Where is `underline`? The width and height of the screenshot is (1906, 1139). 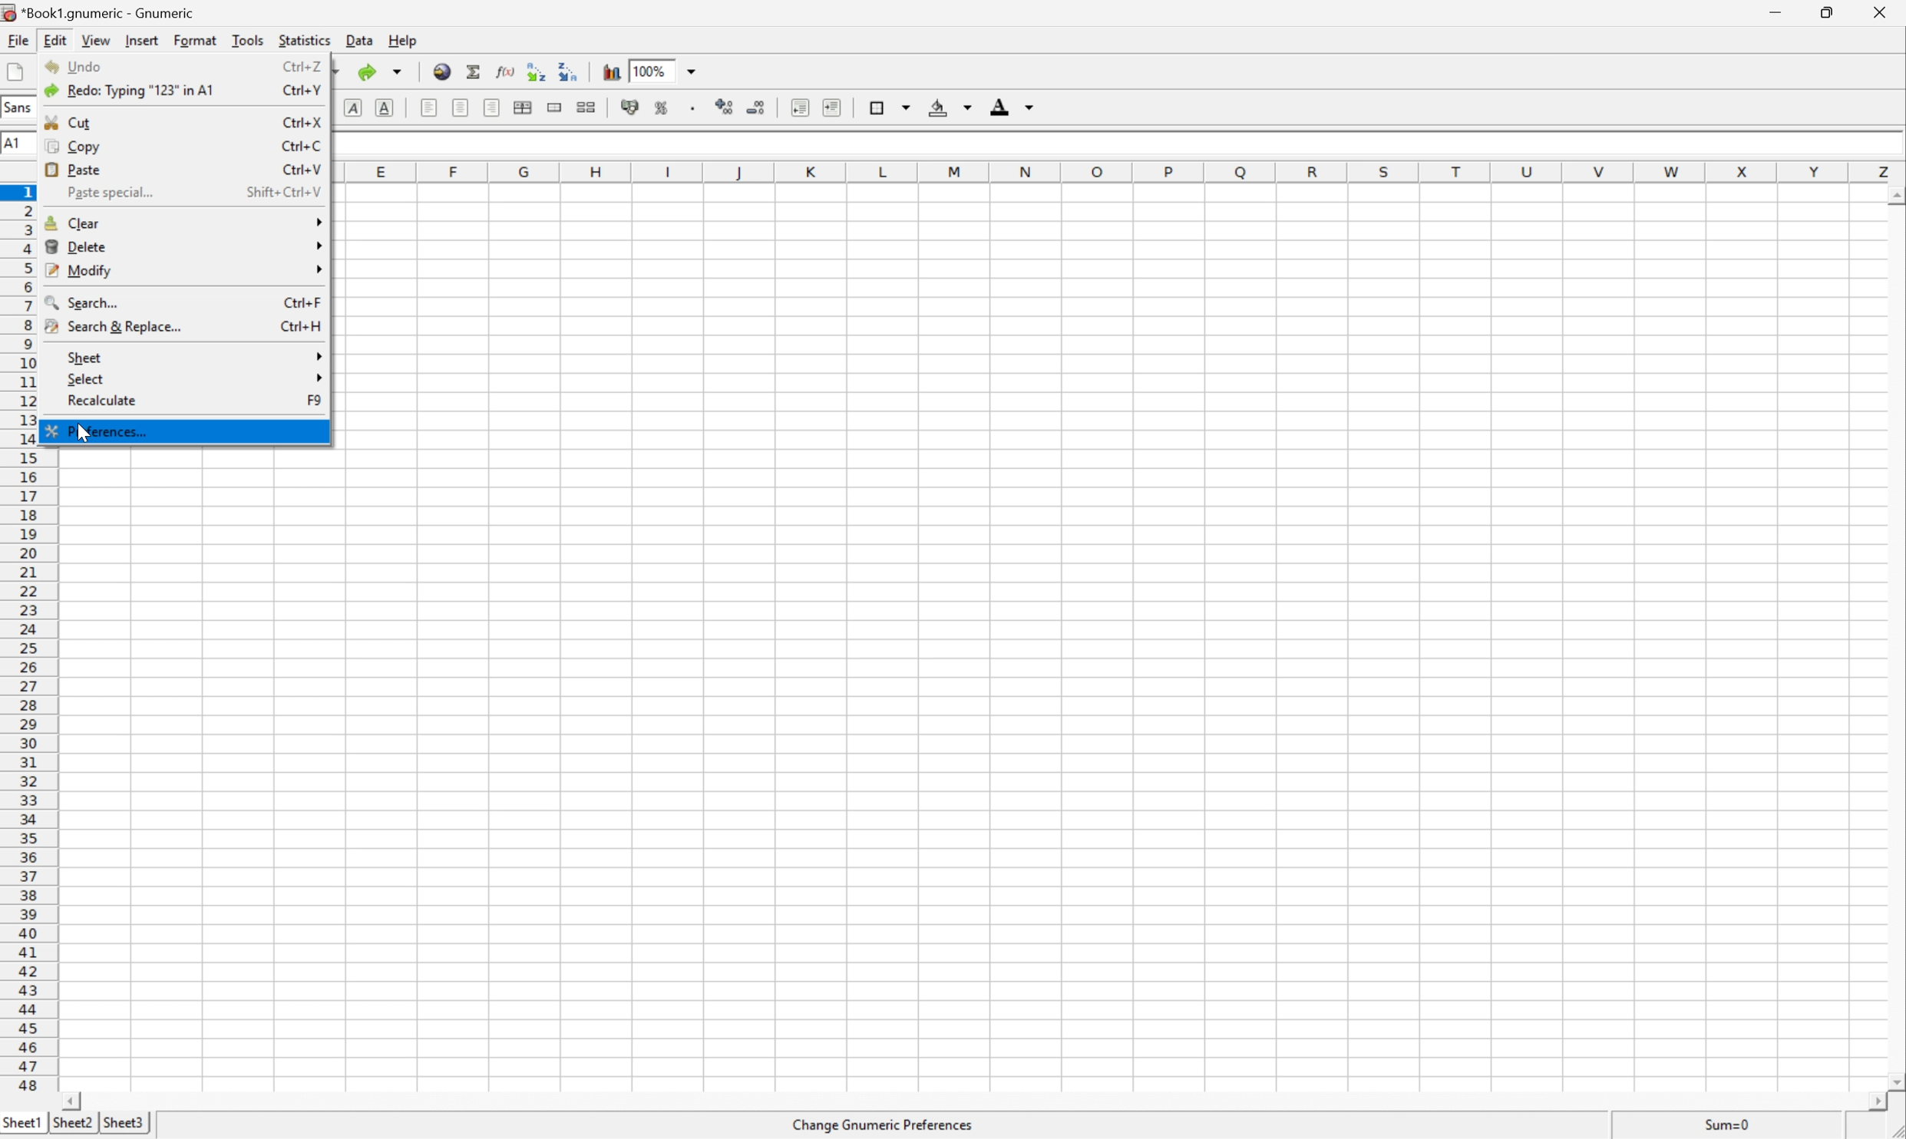
underline is located at coordinates (384, 107).